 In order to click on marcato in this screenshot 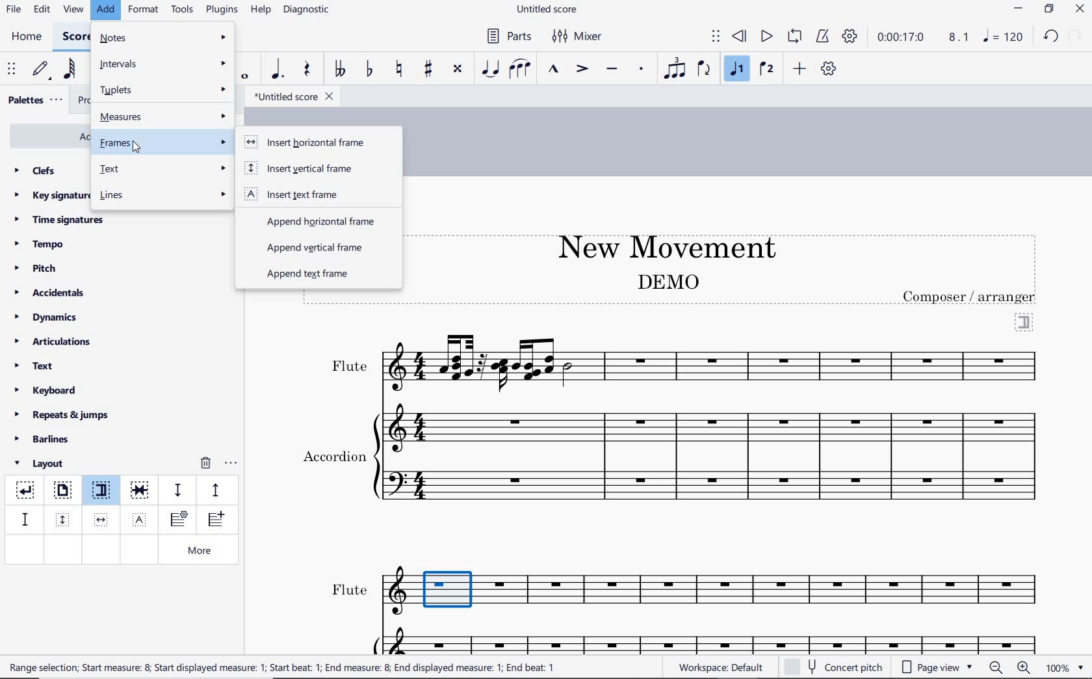, I will do `click(555, 70)`.